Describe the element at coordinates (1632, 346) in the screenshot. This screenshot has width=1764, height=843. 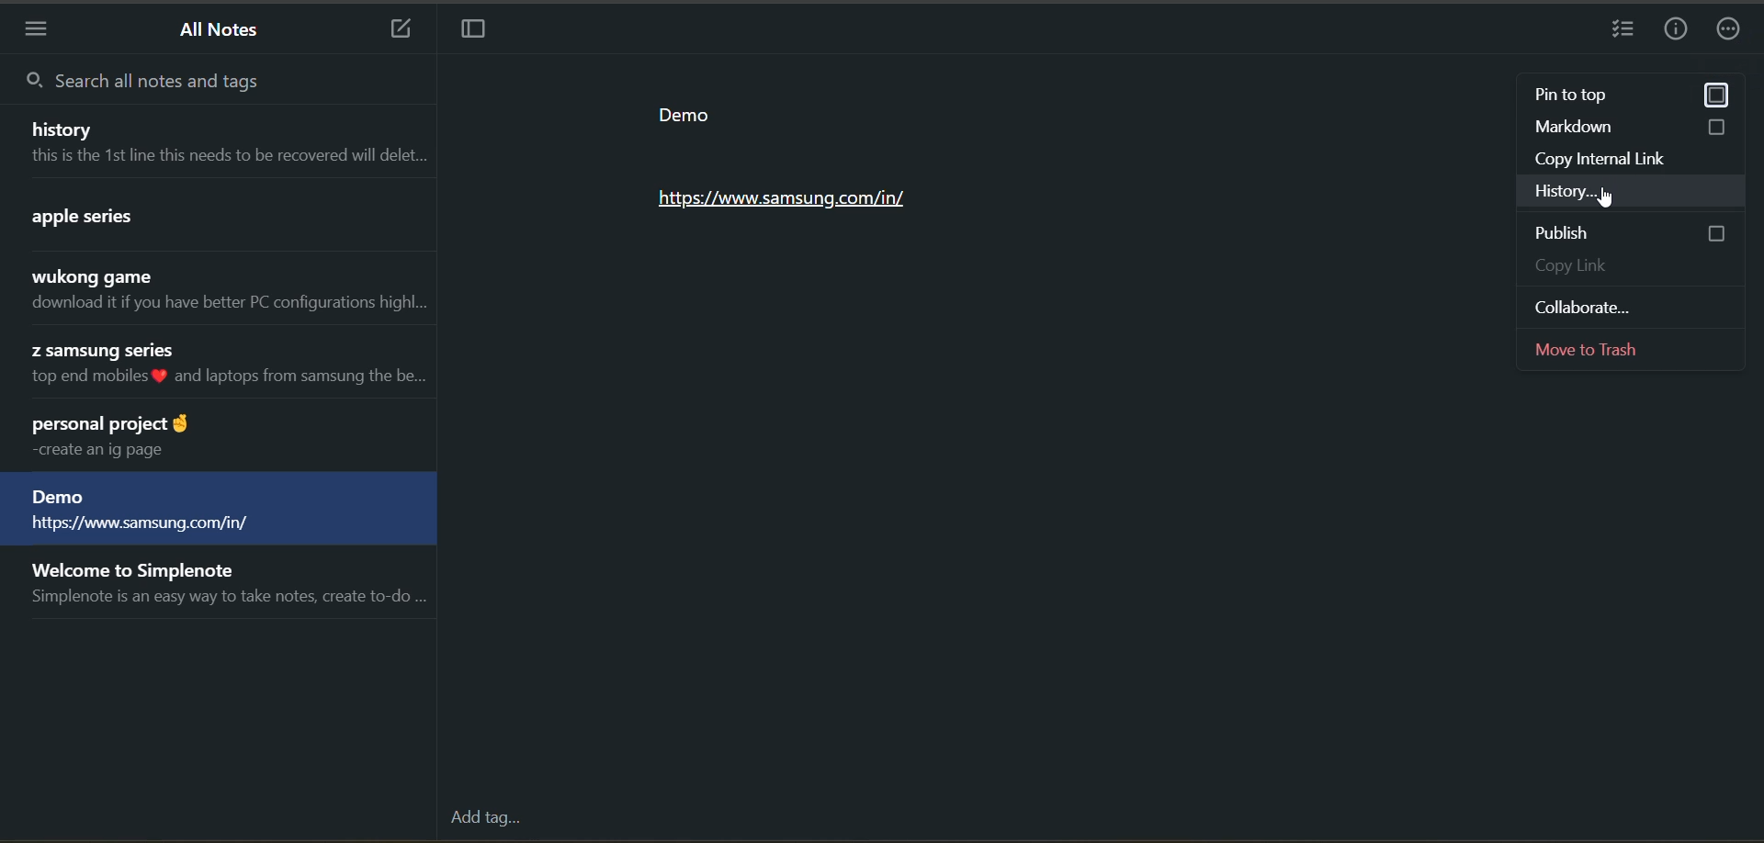
I see `move to trash` at that location.